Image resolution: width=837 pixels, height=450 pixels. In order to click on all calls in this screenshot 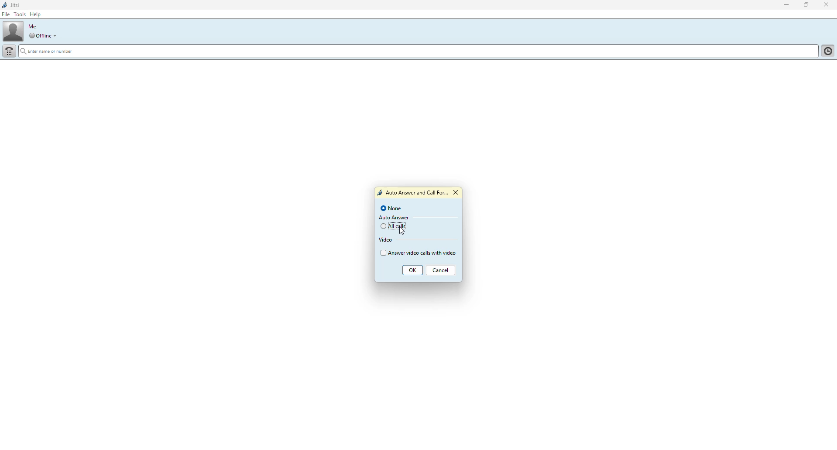, I will do `click(395, 227)`.